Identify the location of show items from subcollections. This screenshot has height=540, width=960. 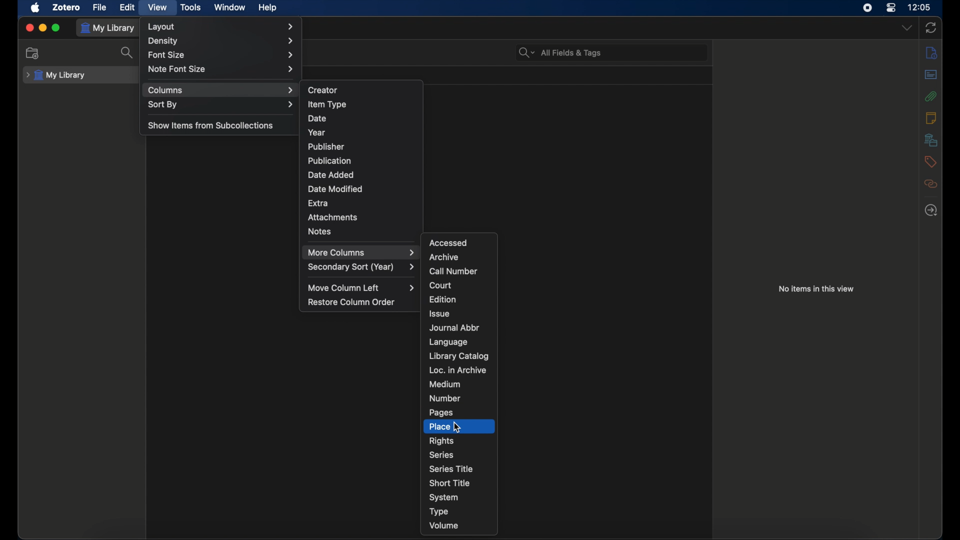
(212, 125).